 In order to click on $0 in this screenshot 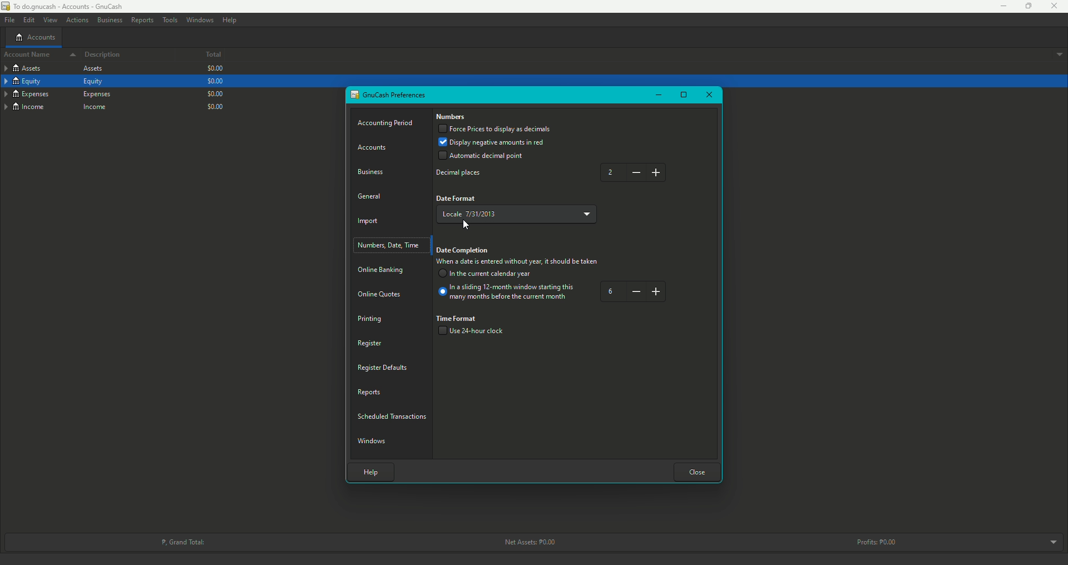, I will do `click(214, 93)`.